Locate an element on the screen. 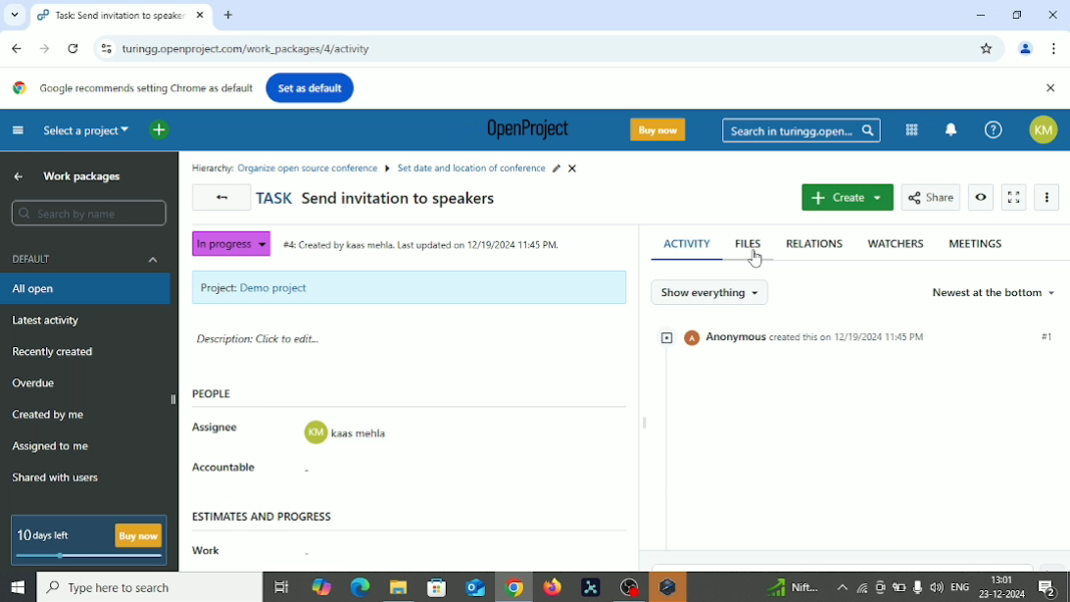 This screenshot has width=1070, height=602. Search is located at coordinates (802, 131).